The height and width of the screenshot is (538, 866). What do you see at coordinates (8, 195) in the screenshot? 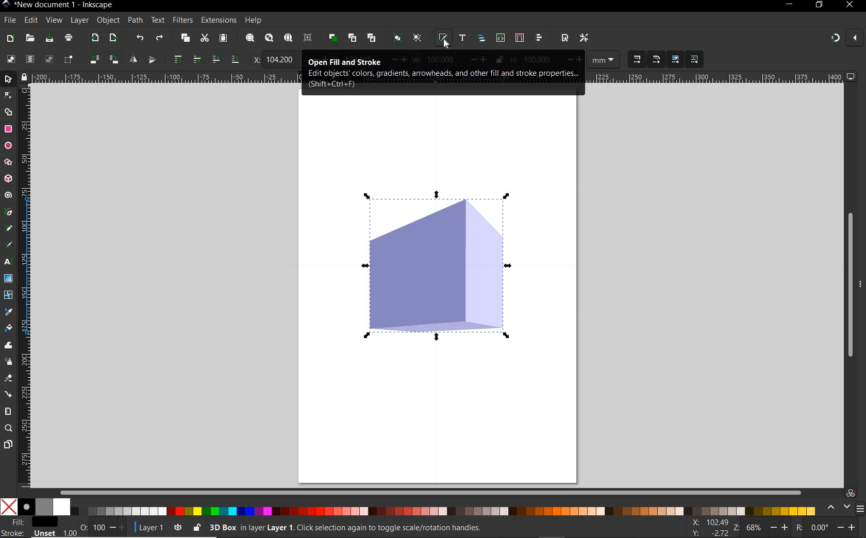
I see `SPIRAL TOOL` at bounding box center [8, 195].